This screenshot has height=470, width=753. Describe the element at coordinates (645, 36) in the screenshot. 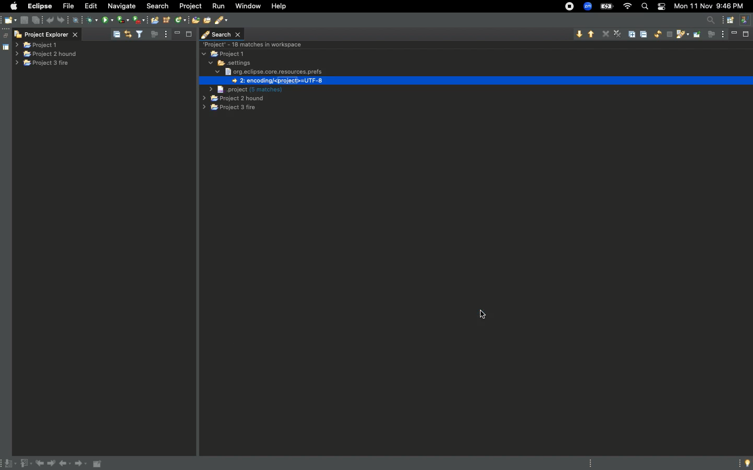

I see `Collapse all` at that location.